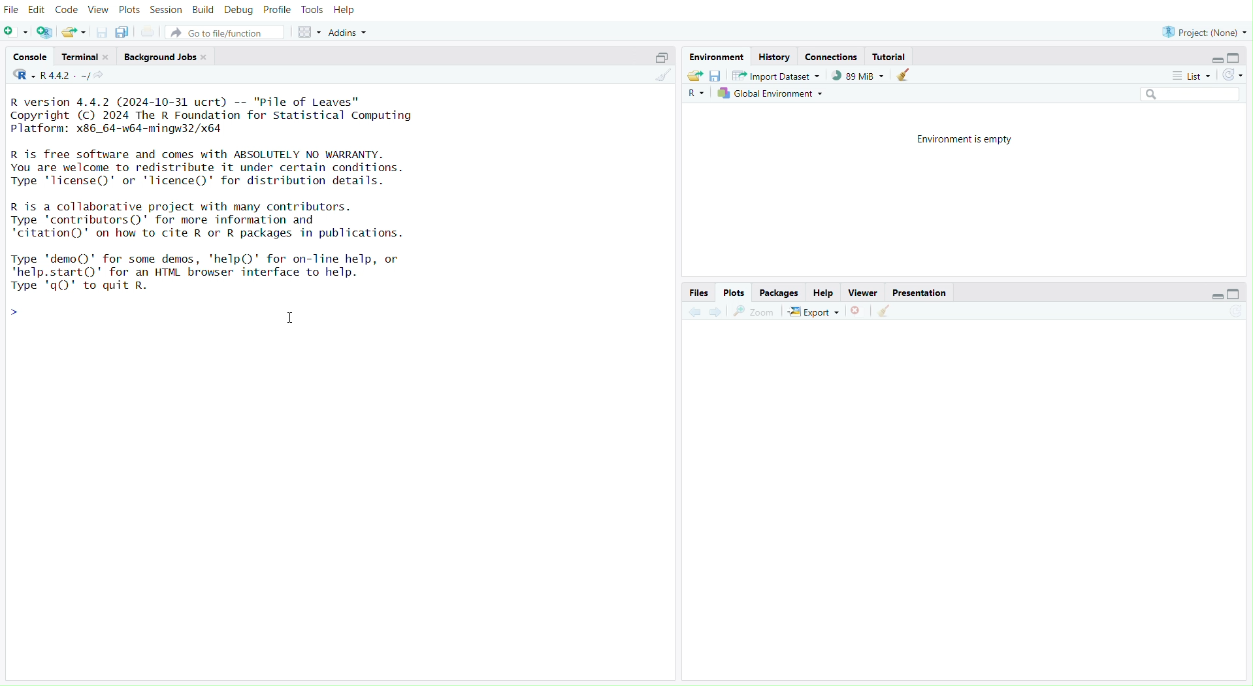  What do you see at coordinates (1216, 59) in the screenshot?
I see `Minimize` at bounding box center [1216, 59].